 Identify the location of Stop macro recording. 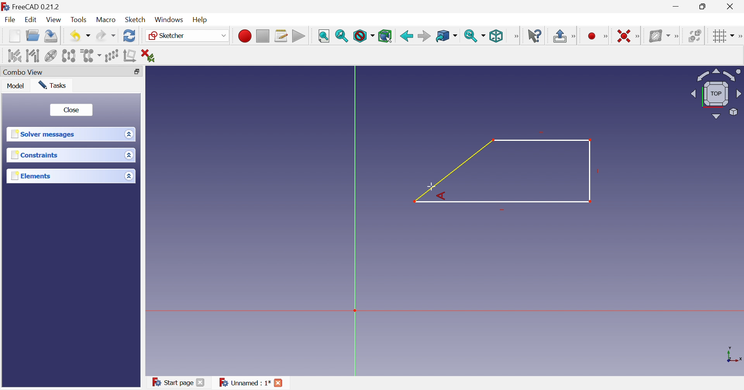
(262, 35).